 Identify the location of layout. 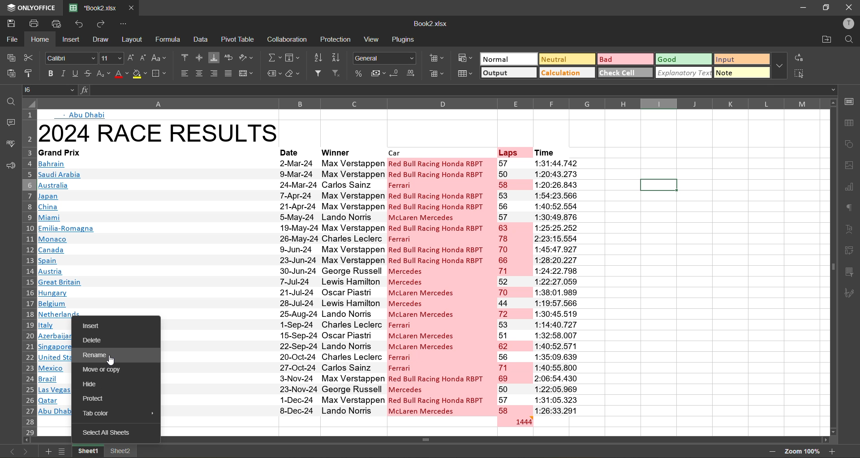
(133, 39).